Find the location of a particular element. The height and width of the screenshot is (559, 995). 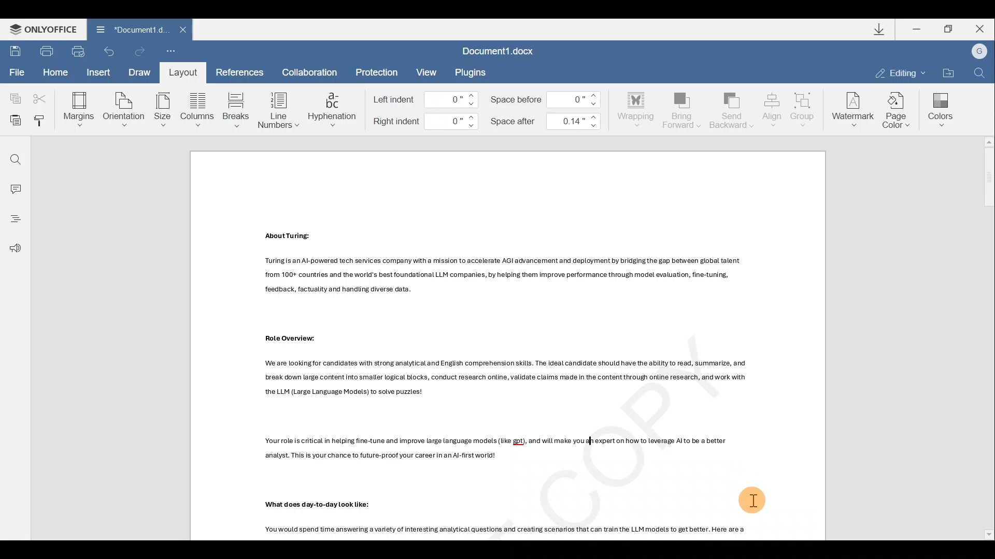

Draw is located at coordinates (140, 73).